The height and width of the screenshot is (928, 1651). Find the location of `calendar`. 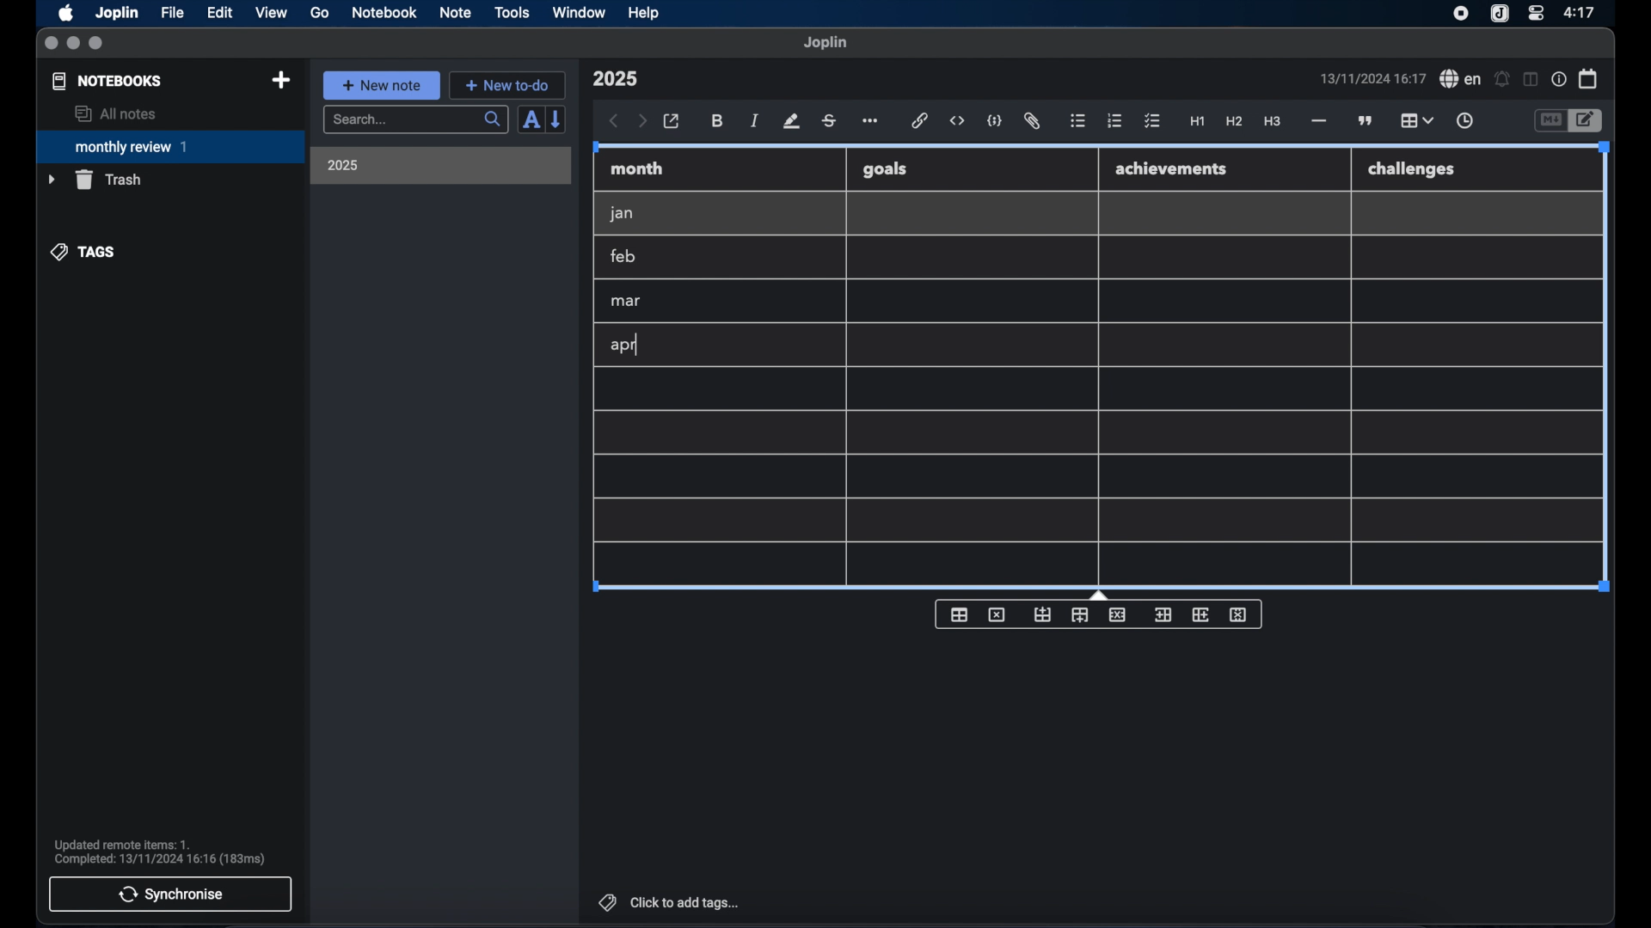

calendar is located at coordinates (1589, 78).